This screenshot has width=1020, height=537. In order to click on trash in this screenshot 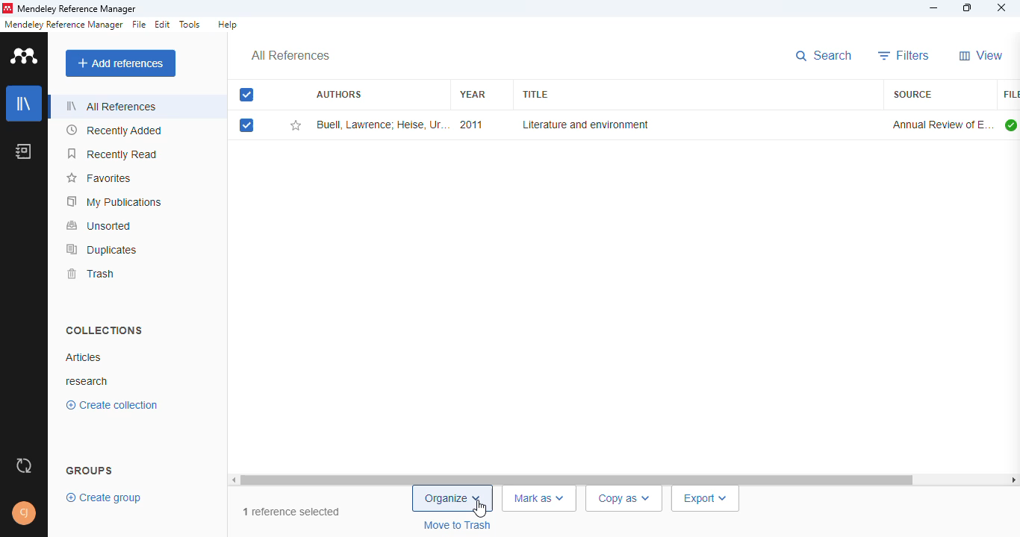, I will do `click(91, 274)`.